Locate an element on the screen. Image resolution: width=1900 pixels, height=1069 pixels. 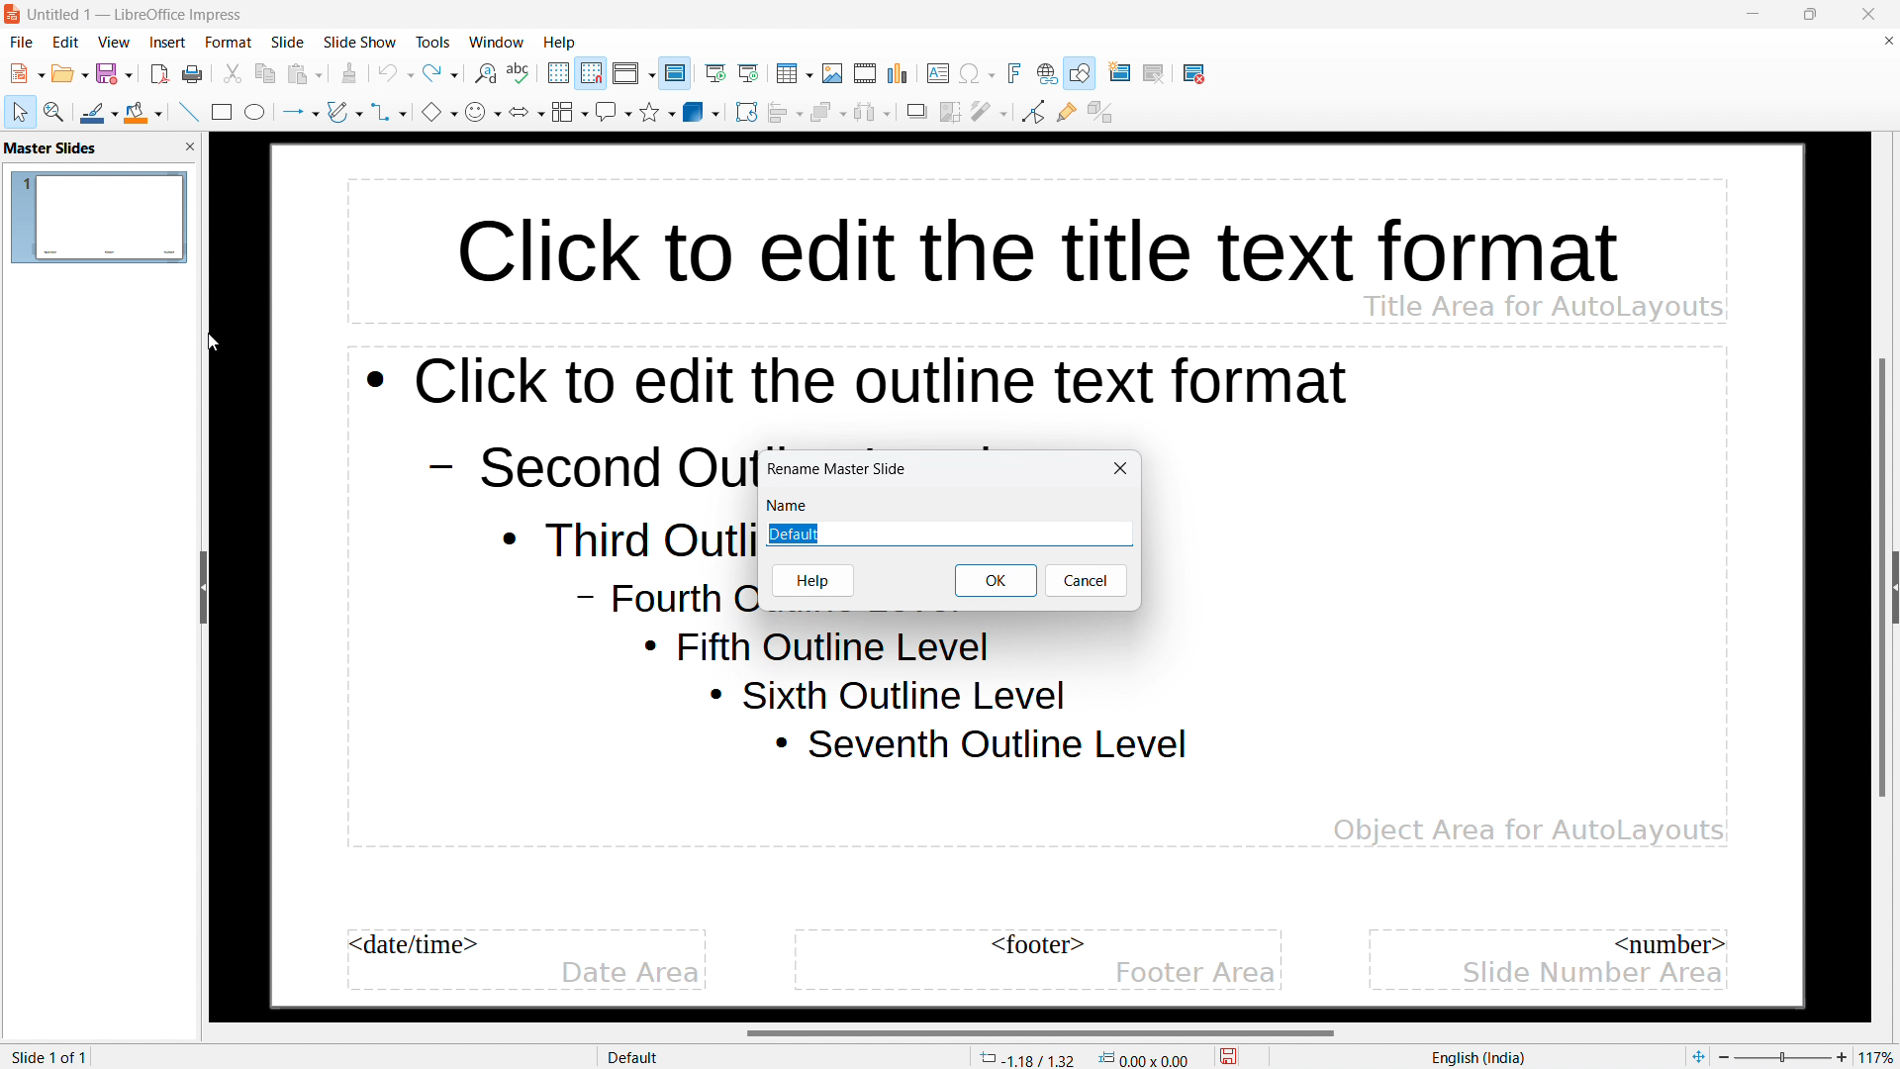
ellipse is located at coordinates (256, 111).